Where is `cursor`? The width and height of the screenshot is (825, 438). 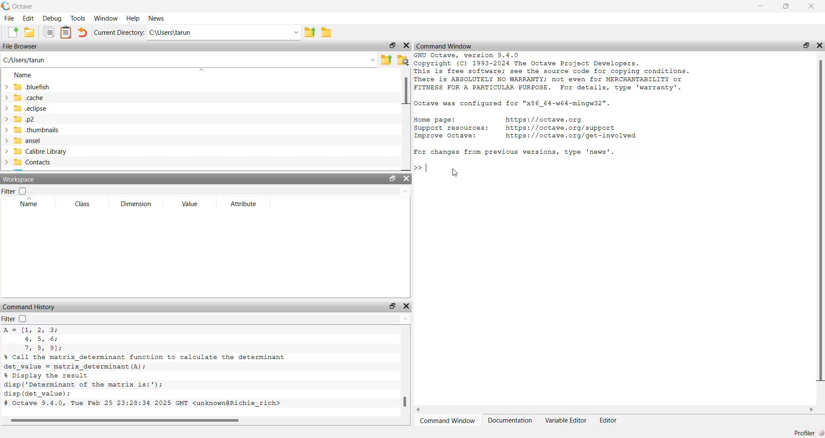
cursor is located at coordinates (454, 172).